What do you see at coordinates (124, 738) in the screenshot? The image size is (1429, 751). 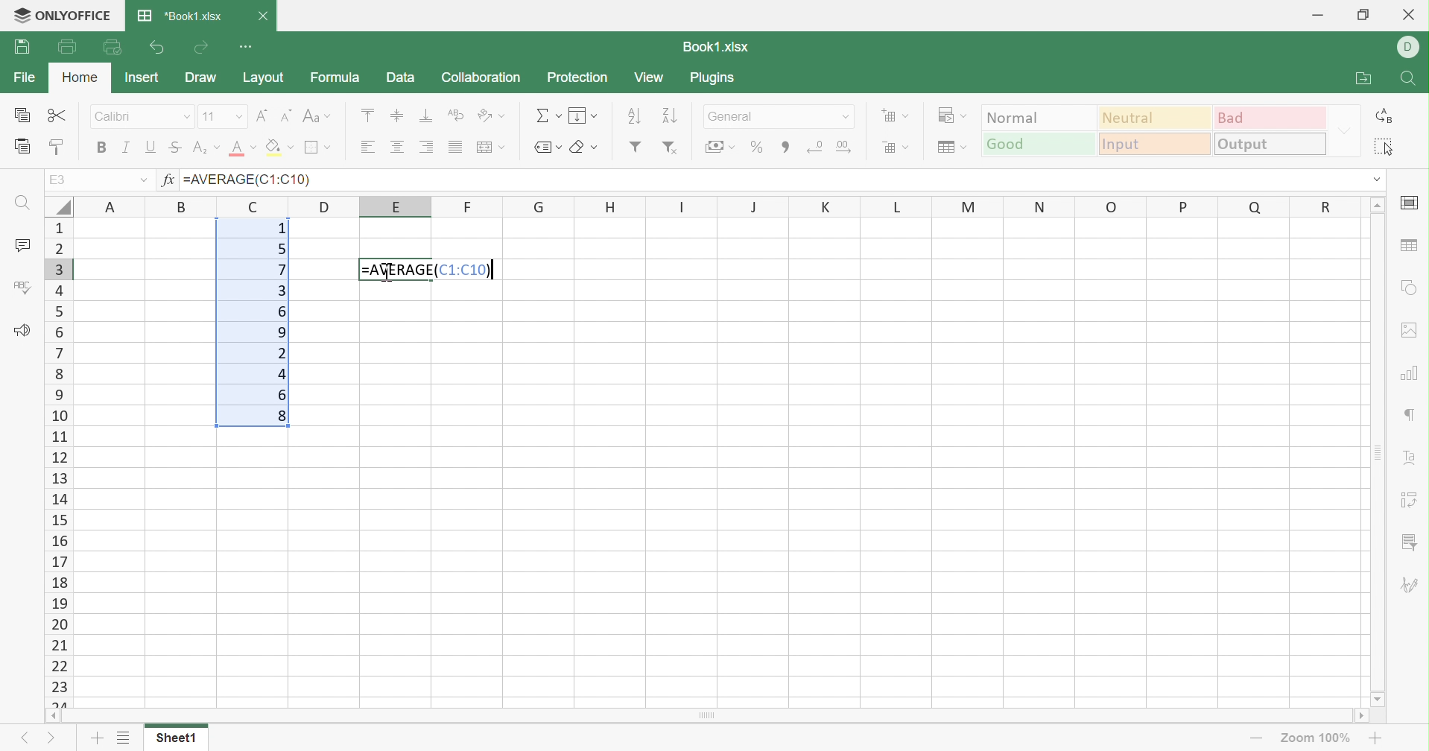 I see `List of sheets` at bounding box center [124, 738].